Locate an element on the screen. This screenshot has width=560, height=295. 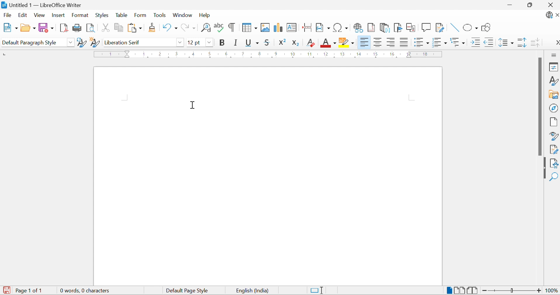
Clone Formatting is located at coordinates (153, 27).